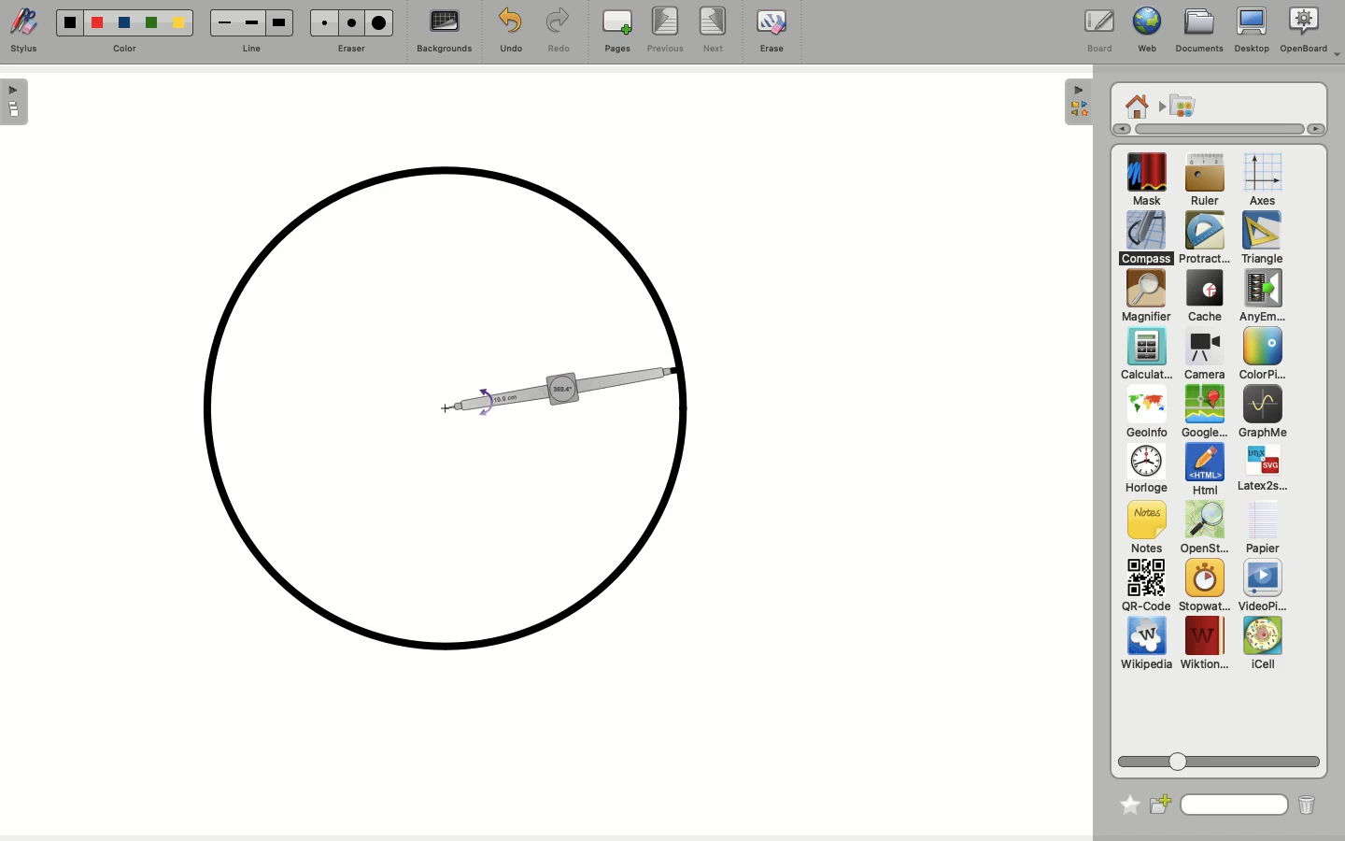 Image resolution: width=1345 pixels, height=841 pixels. Describe the element at coordinates (1210, 129) in the screenshot. I see `Scroll` at that location.